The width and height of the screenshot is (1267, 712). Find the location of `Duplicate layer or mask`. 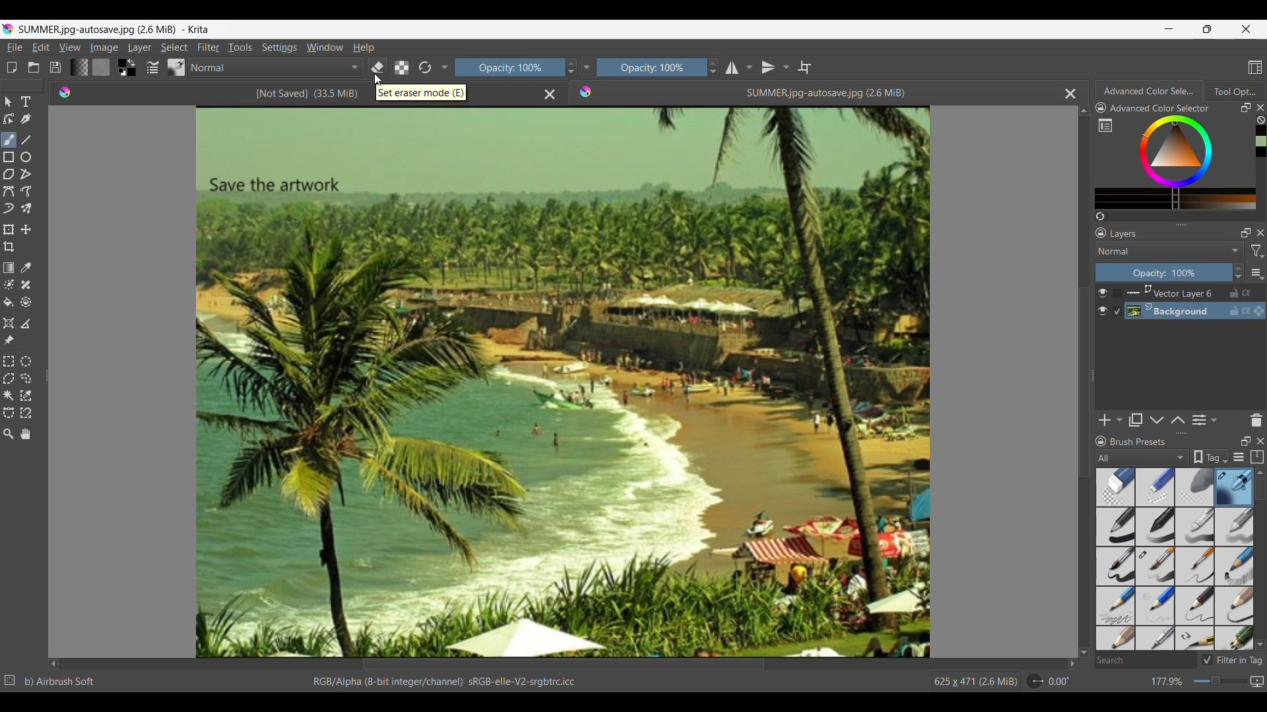

Duplicate layer or mask is located at coordinates (1135, 420).